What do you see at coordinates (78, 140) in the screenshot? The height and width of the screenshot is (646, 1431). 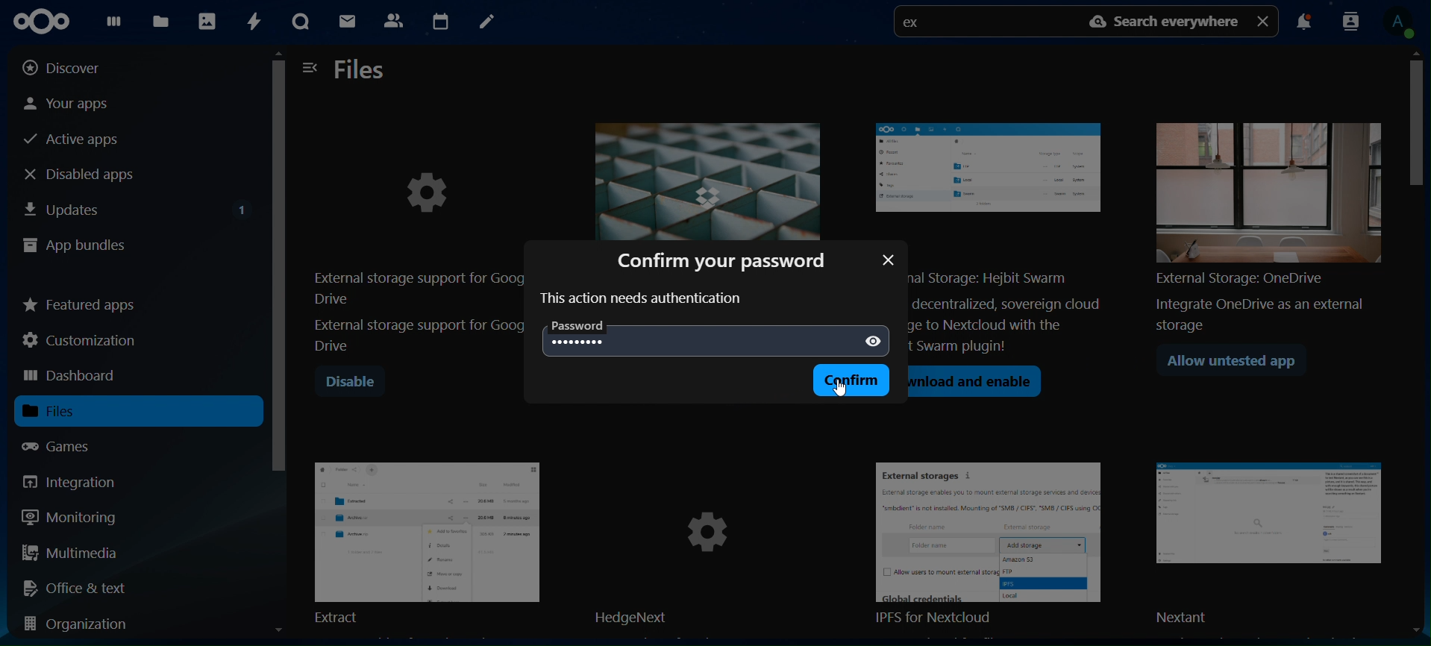 I see `active apps` at bounding box center [78, 140].